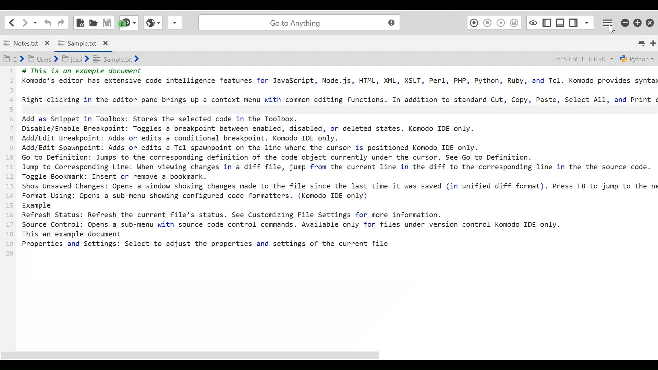 The image size is (658, 370). Describe the element at coordinates (548, 22) in the screenshot. I see `Show/Hide Left Pane` at that location.